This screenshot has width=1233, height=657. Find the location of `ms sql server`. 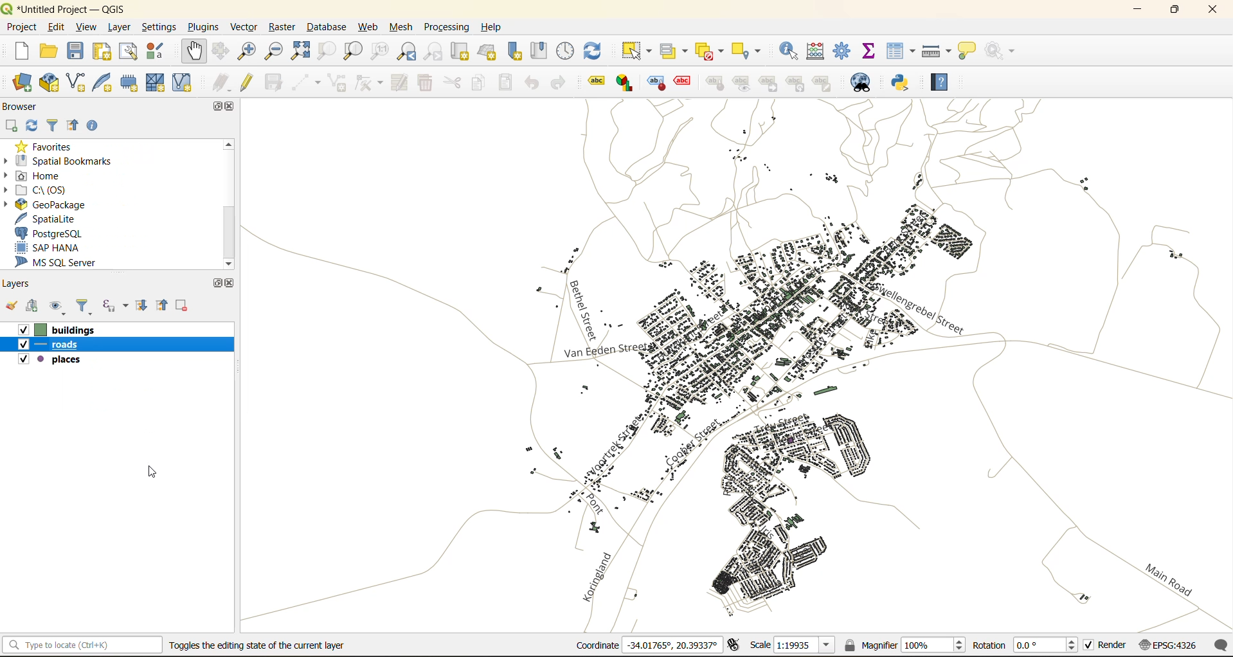

ms sql server is located at coordinates (62, 262).